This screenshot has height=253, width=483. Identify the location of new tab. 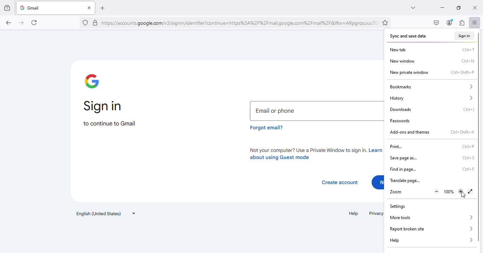
(398, 49).